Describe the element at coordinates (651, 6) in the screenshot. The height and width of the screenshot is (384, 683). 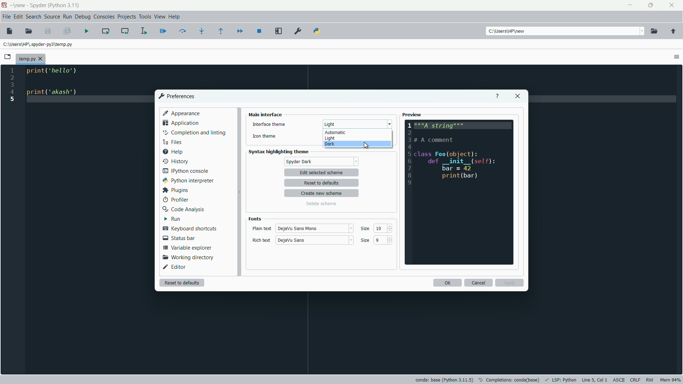
I see `maximize` at that location.